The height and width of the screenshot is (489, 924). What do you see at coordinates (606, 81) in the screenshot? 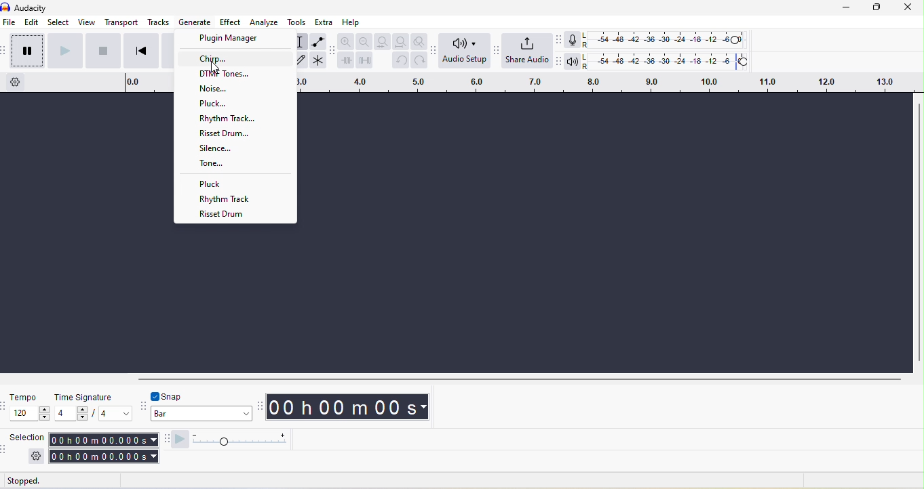
I see `click and drag to define a looping region` at bounding box center [606, 81].